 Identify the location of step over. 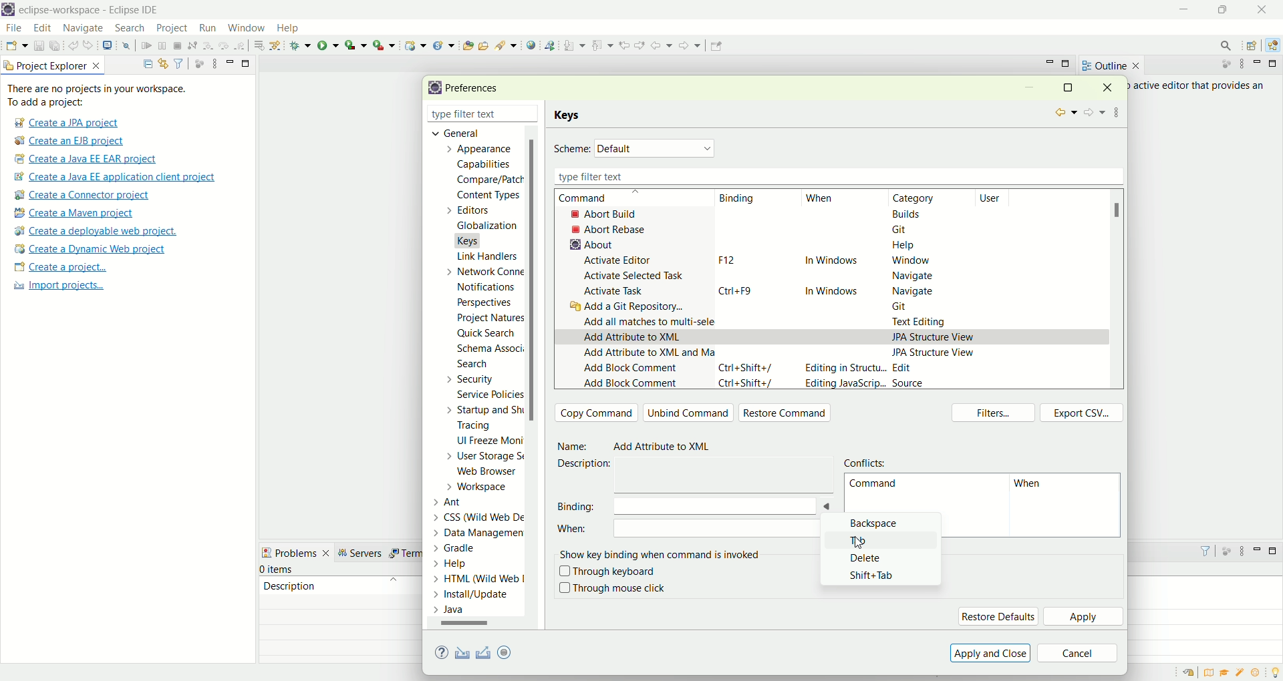
(224, 45).